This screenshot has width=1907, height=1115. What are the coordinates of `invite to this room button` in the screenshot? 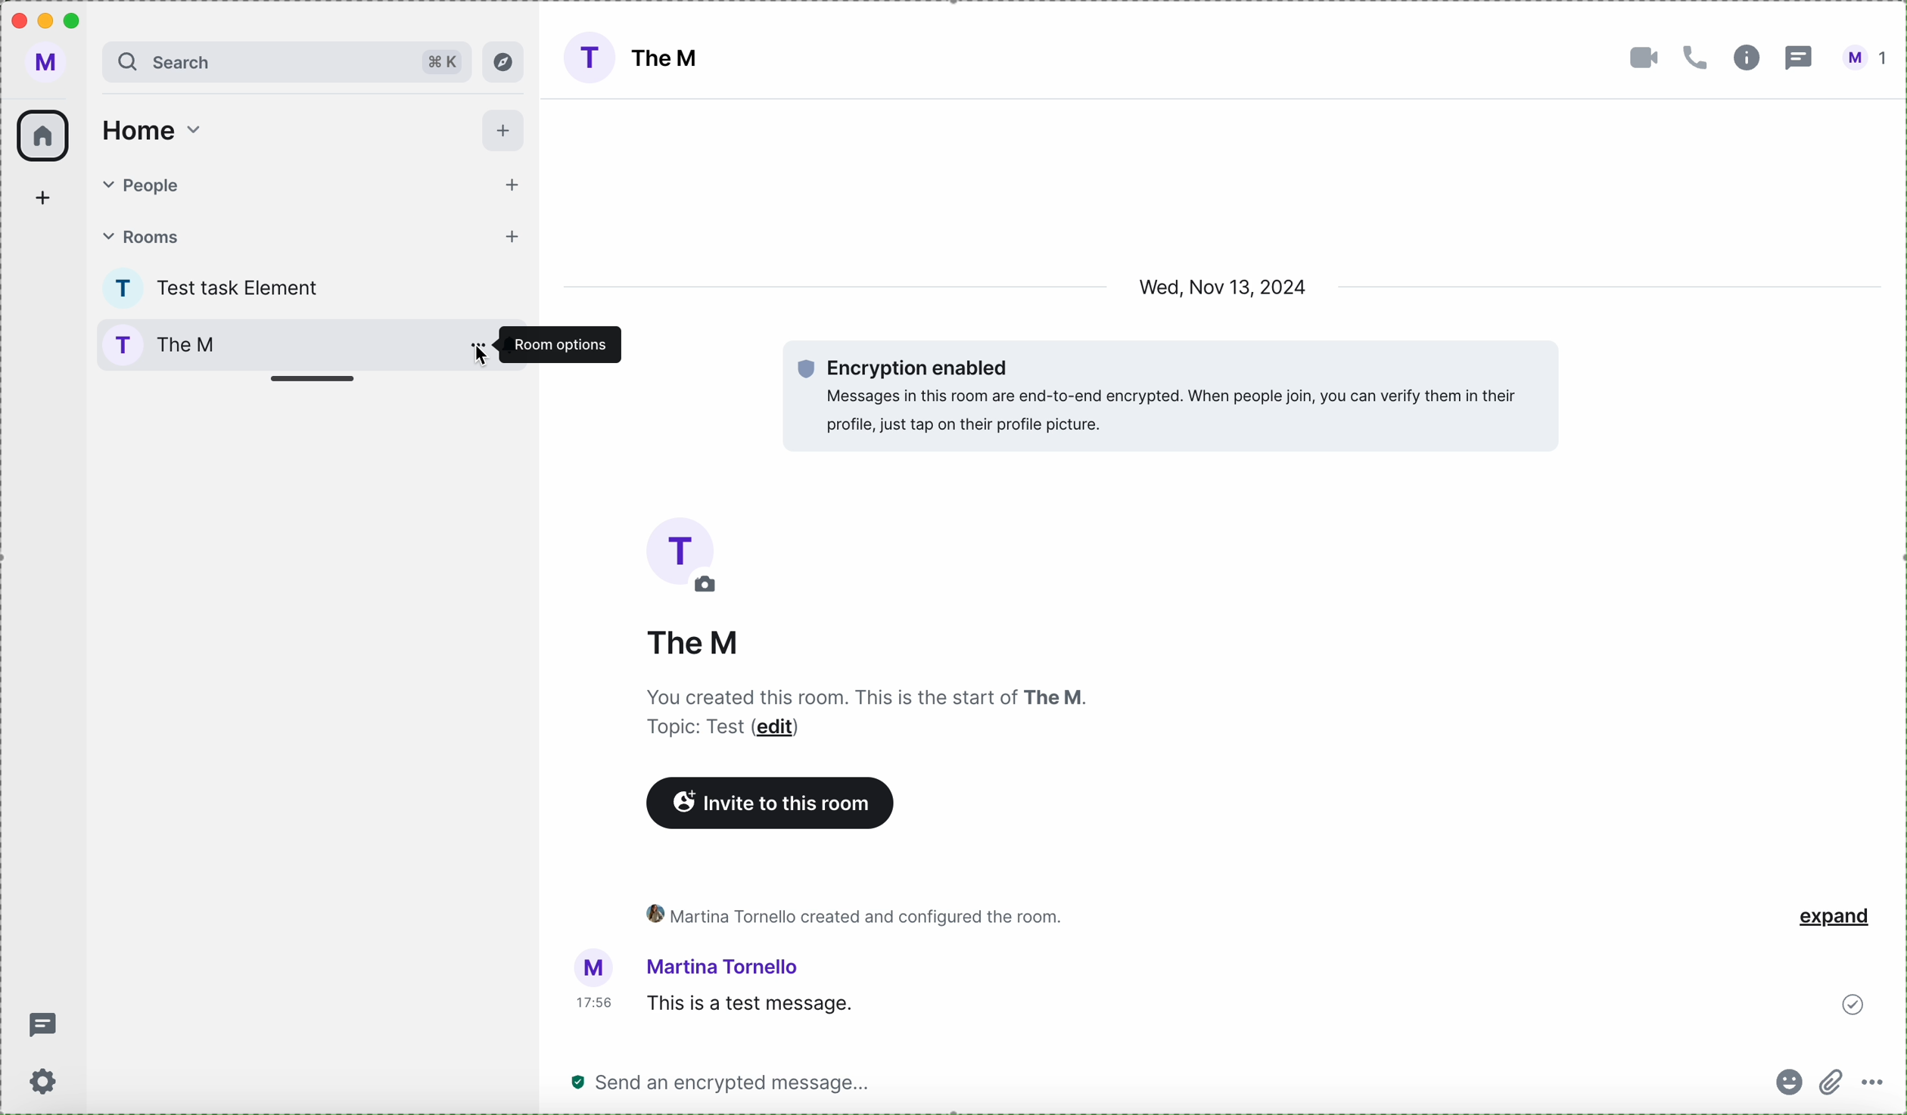 It's located at (775, 803).